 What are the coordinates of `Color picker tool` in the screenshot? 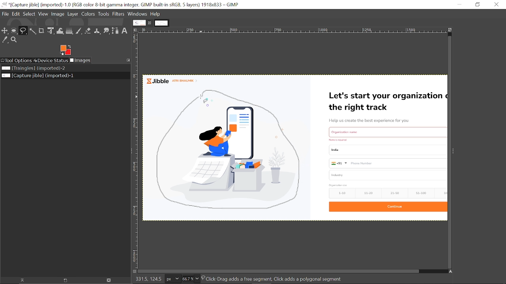 It's located at (5, 40).